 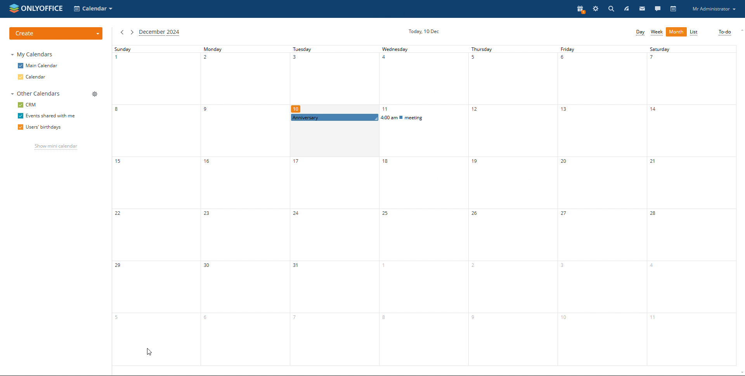 What do you see at coordinates (121, 32) in the screenshot?
I see `previous month` at bounding box center [121, 32].